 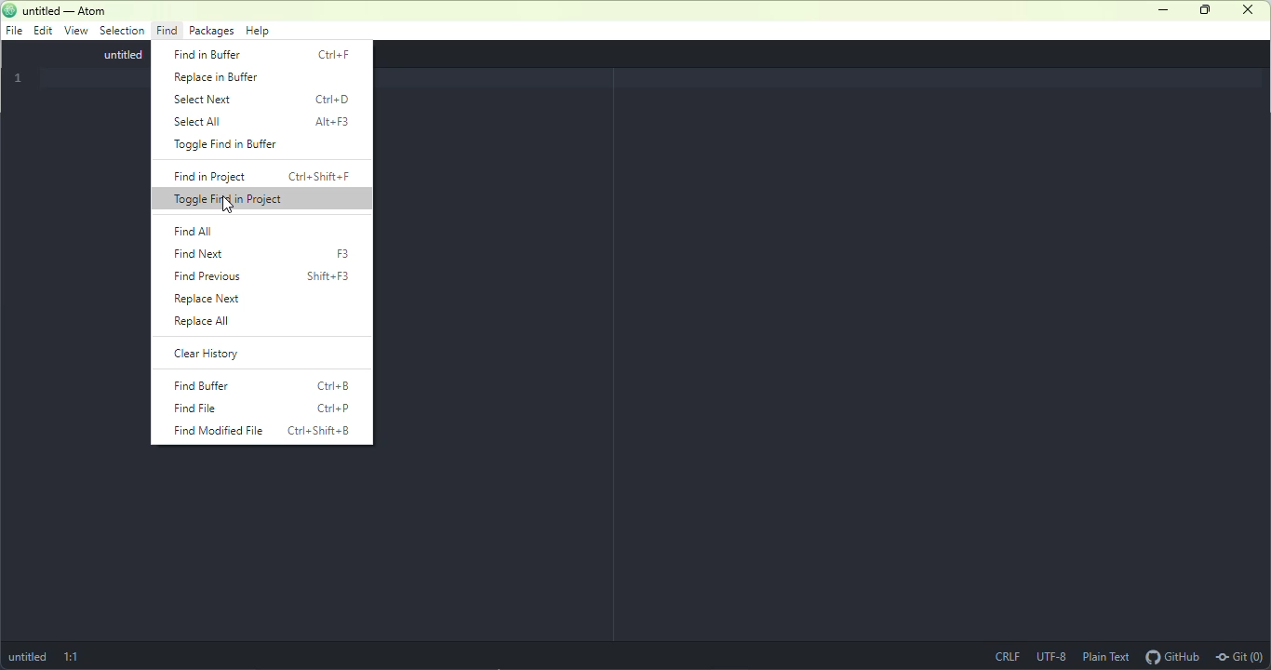 I want to click on atom logo, so click(x=12, y=10).